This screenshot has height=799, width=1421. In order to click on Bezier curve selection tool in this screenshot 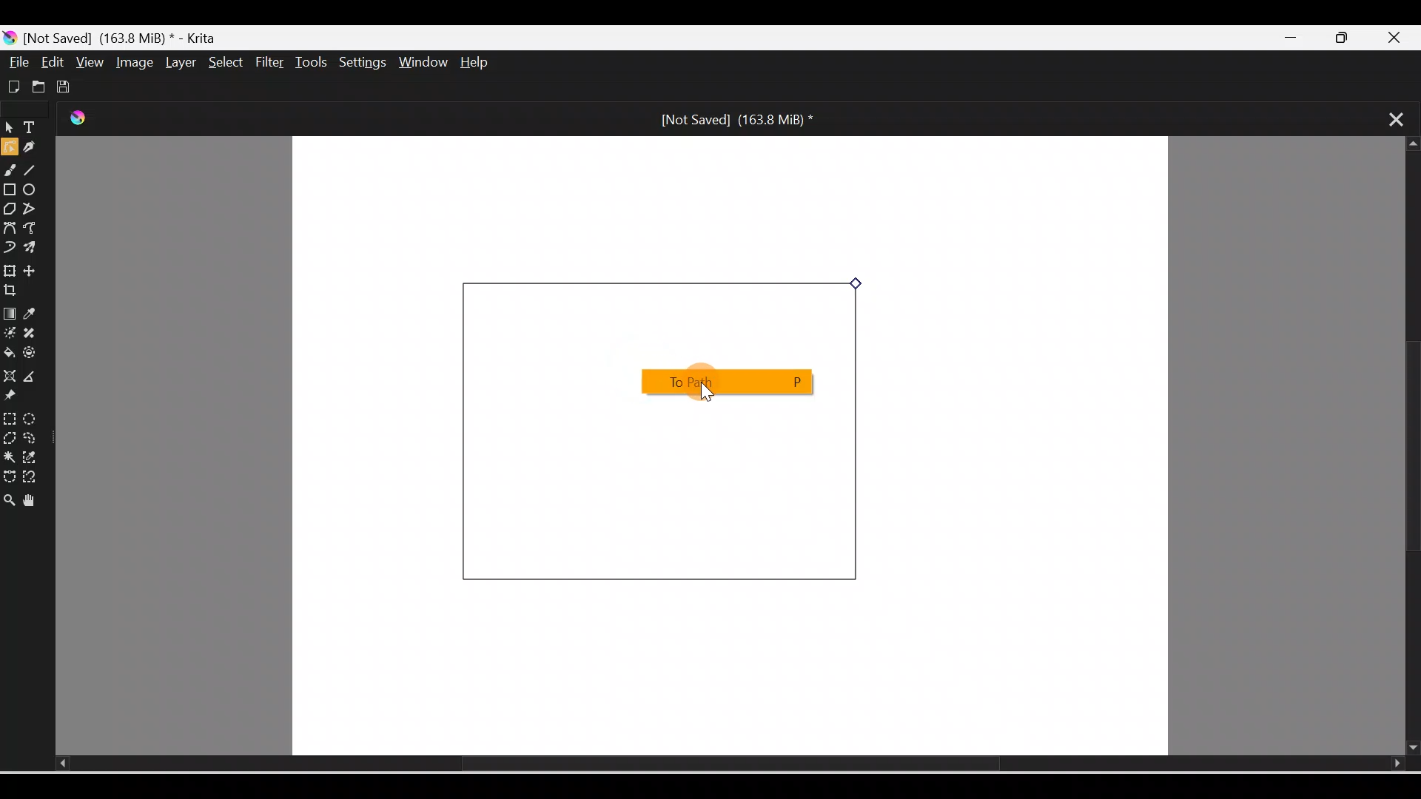, I will do `click(9, 473)`.